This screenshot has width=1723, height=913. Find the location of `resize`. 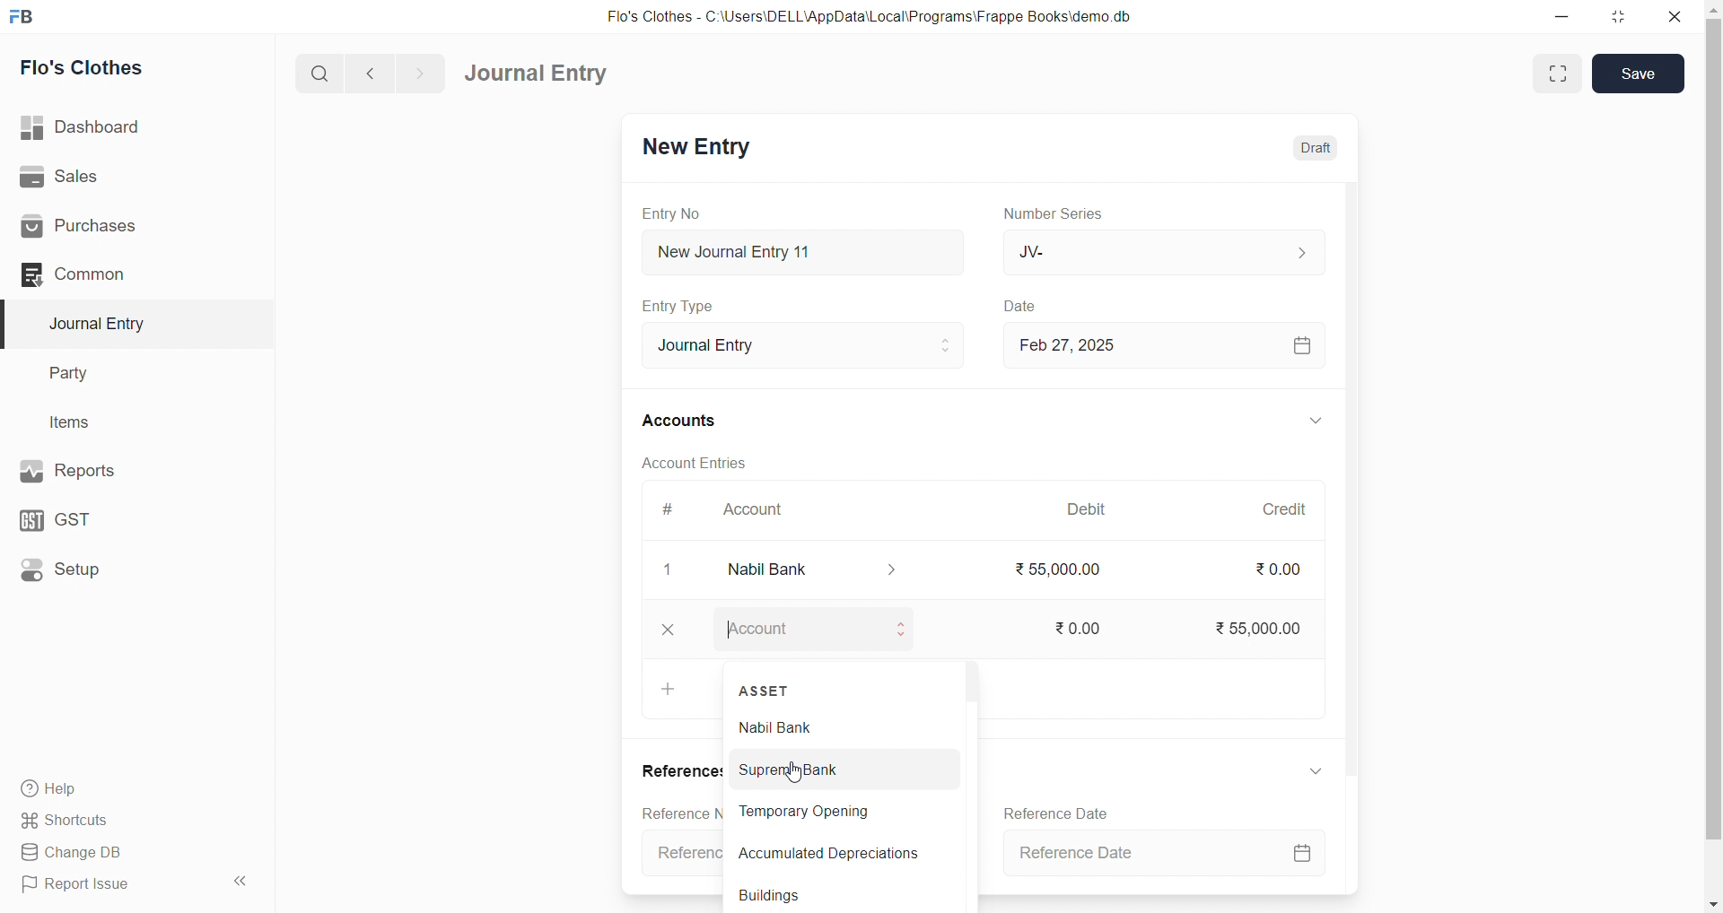

resize is located at coordinates (1622, 16).